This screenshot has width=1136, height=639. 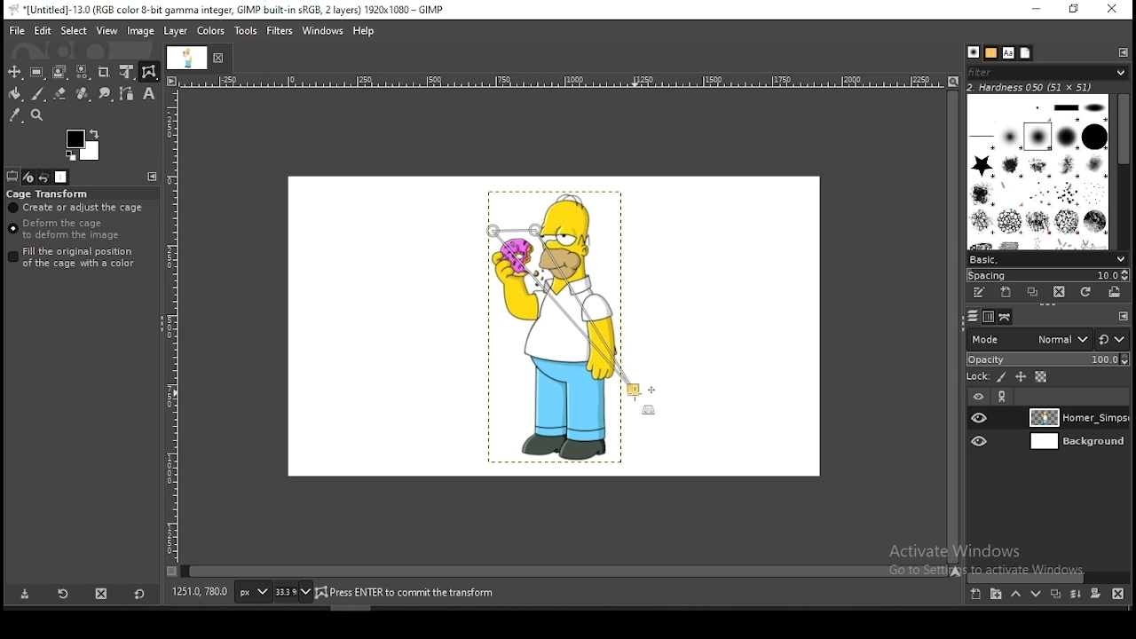 I want to click on restore, so click(x=1071, y=10).